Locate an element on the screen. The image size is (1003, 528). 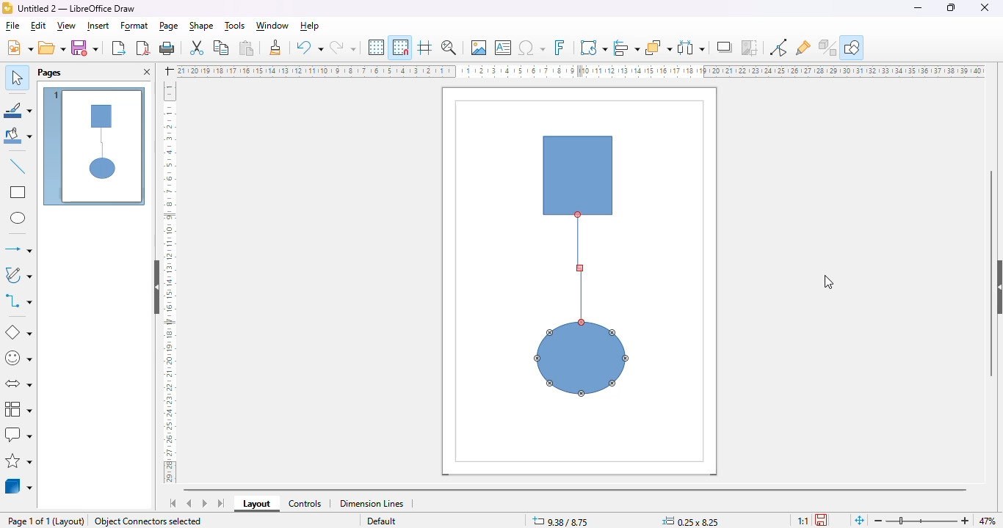
insert line is located at coordinates (18, 166).